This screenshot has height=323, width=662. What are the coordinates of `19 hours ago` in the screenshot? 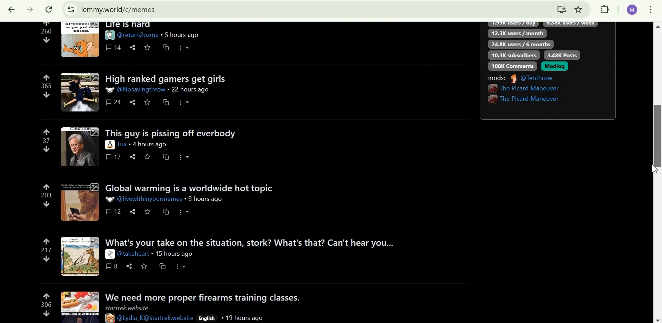 It's located at (241, 317).